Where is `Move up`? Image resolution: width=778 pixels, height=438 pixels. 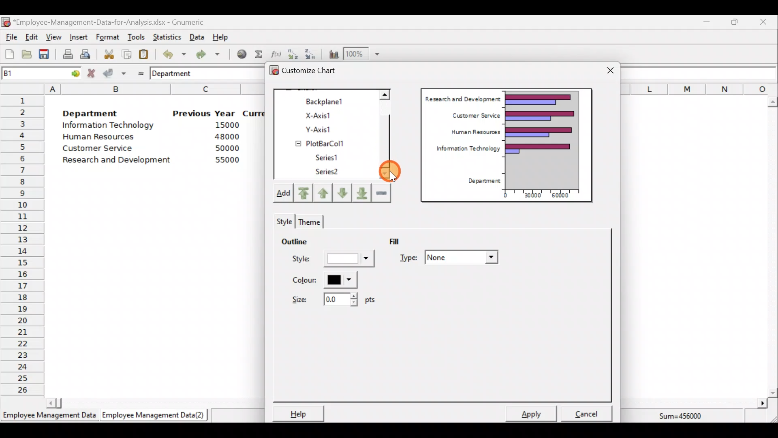 Move up is located at coordinates (323, 192).